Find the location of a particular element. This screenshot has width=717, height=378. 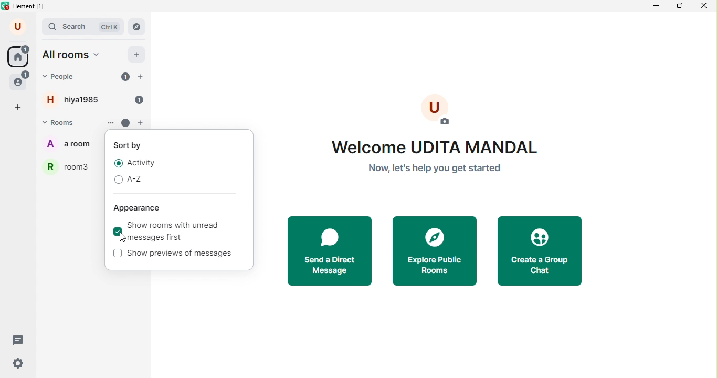

options is located at coordinates (109, 122).